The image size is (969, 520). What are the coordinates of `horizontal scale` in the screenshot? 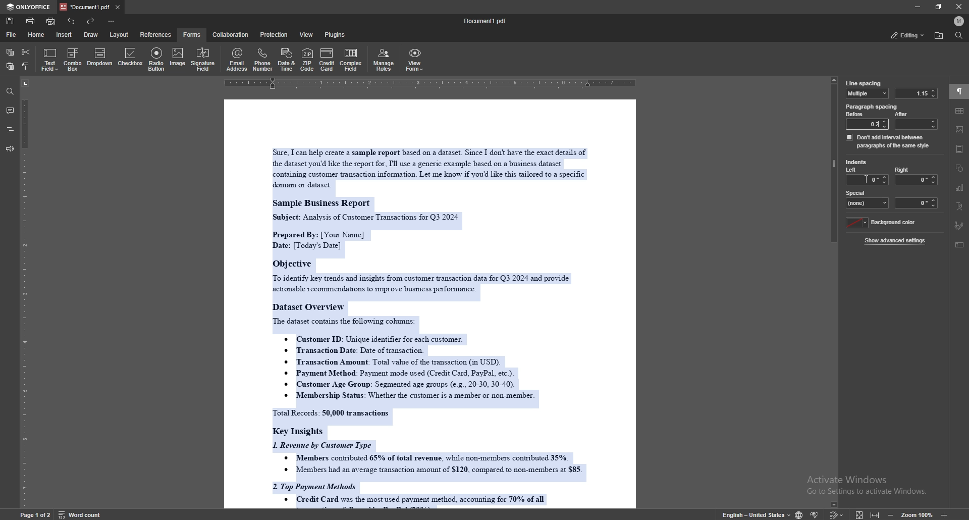 It's located at (428, 83).